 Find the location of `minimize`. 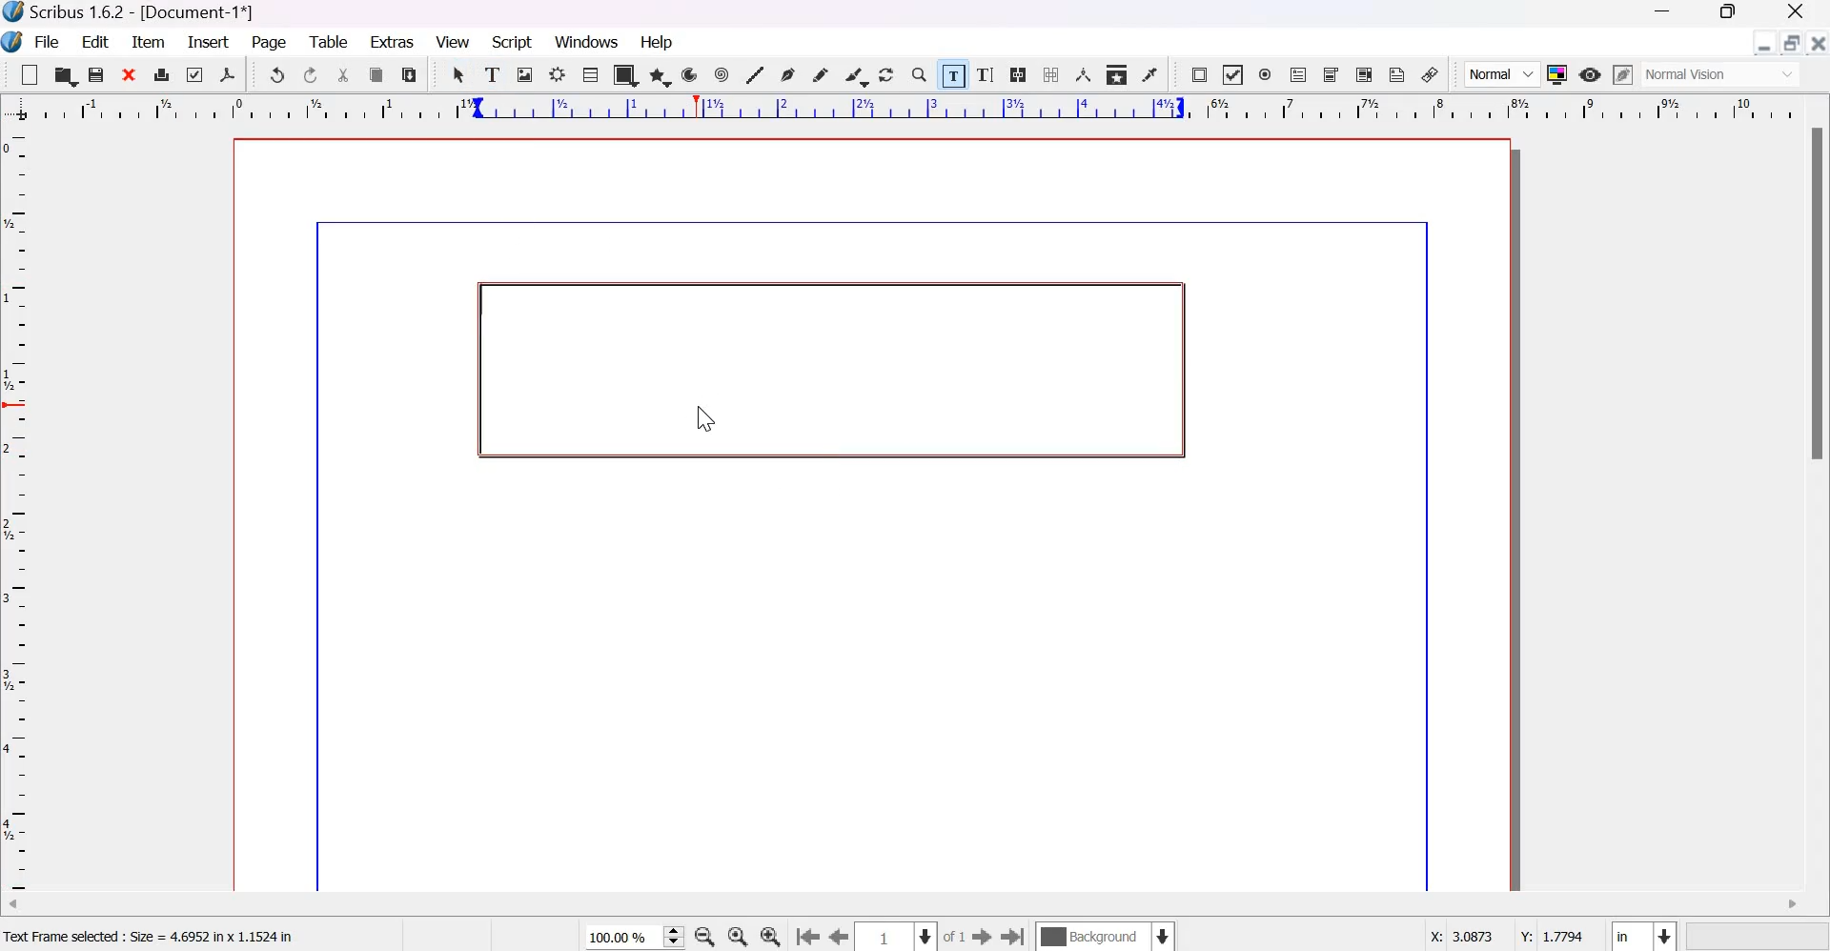

minimize is located at coordinates (1765, 43).